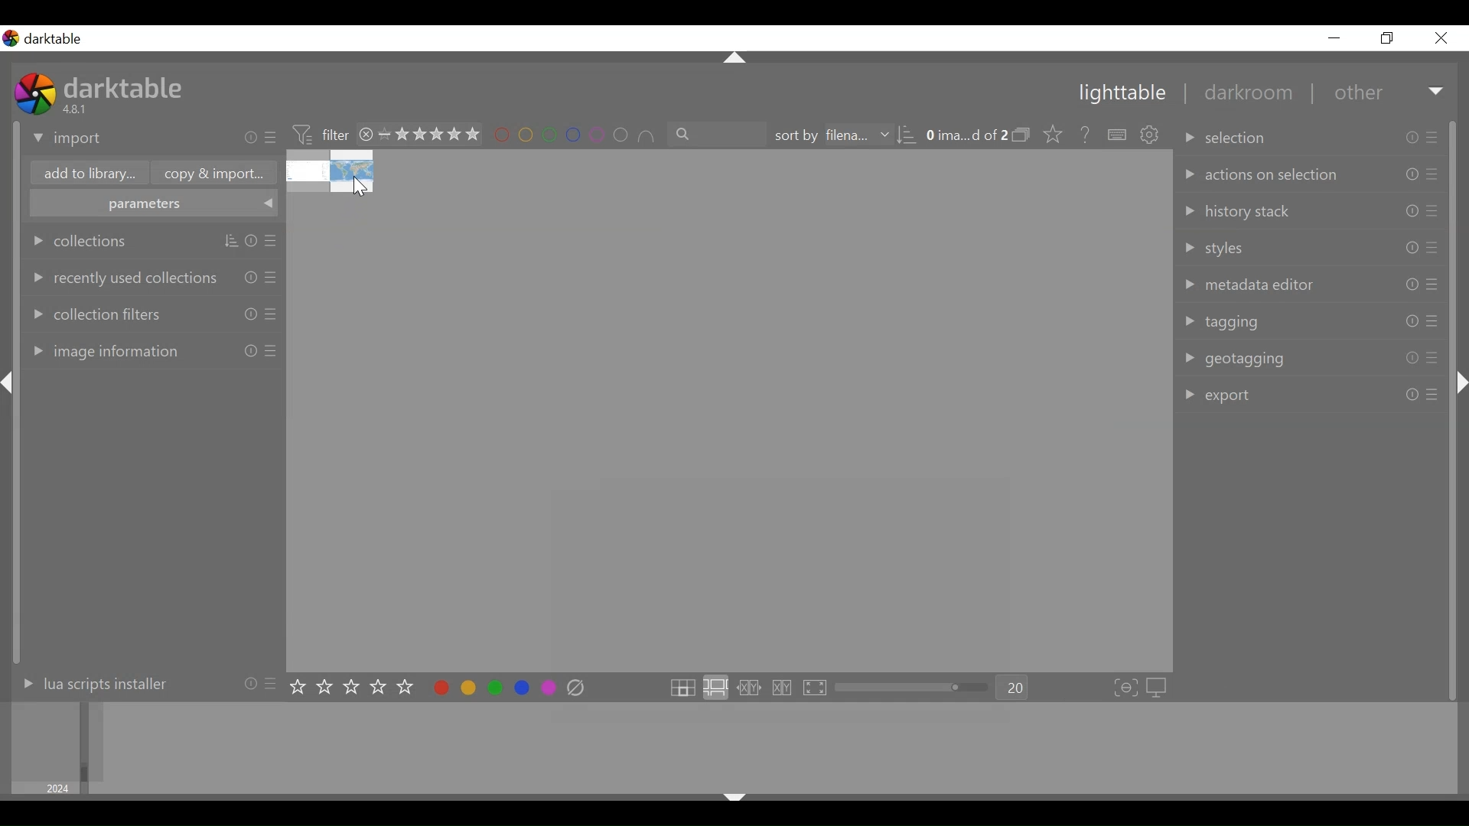 This screenshot has width=1469, height=826. What do you see at coordinates (1436, 324) in the screenshot?
I see `` at bounding box center [1436, 324].